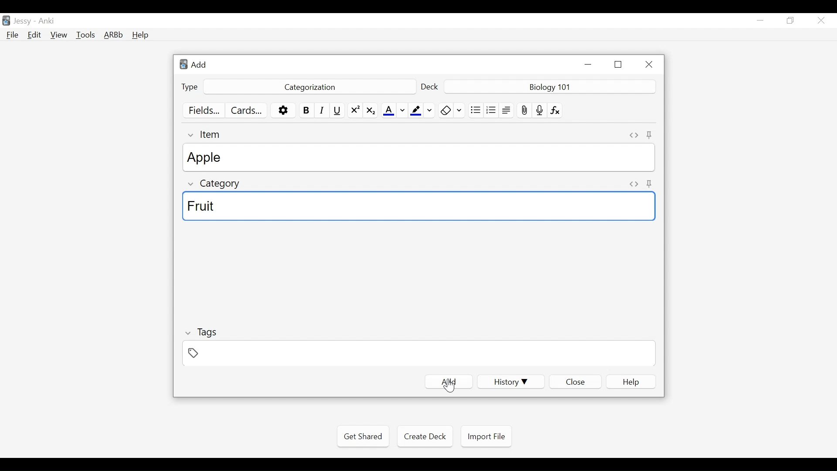  I want to click on Restore, so click(619, 65).